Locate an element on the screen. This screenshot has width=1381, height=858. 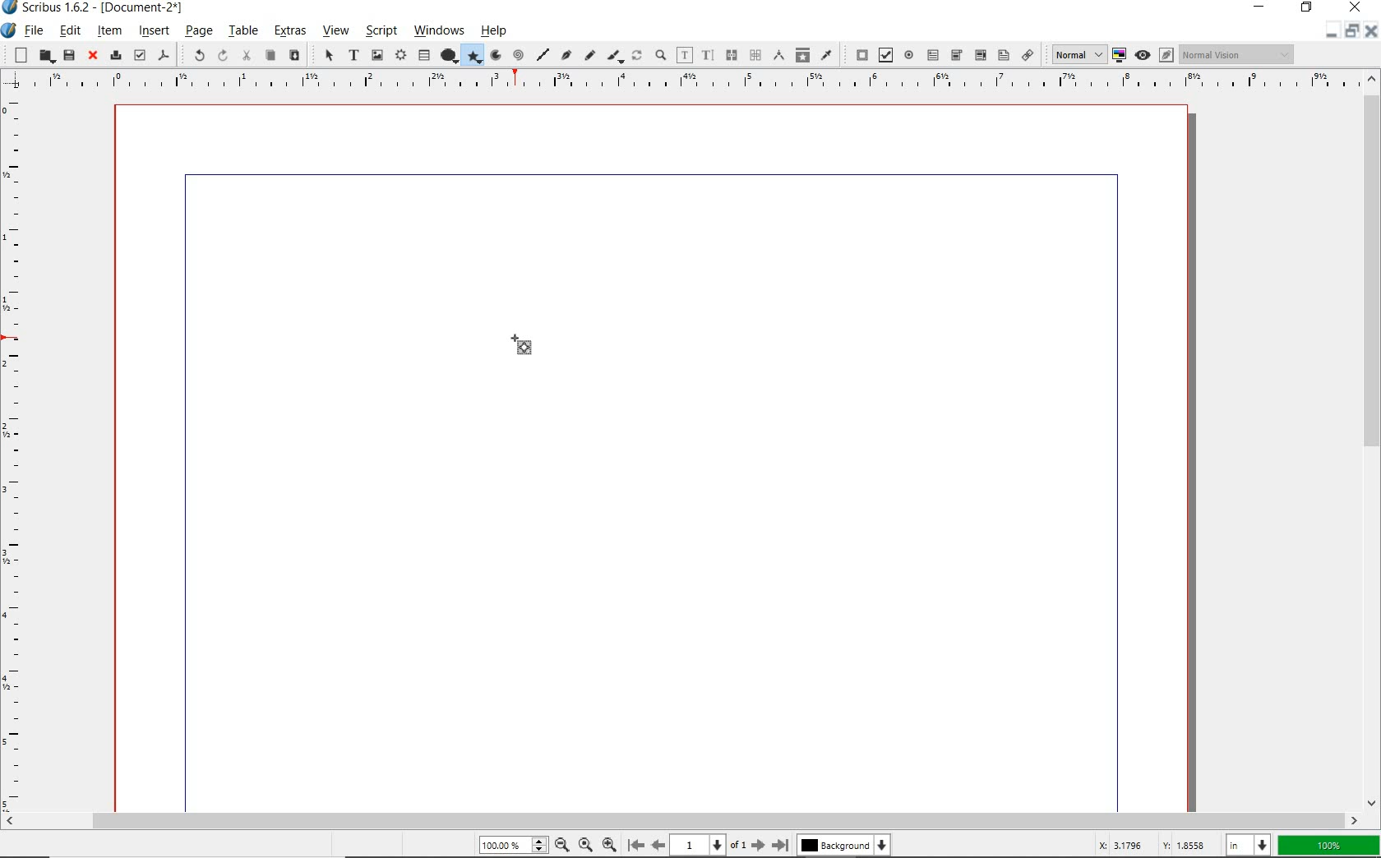
v 1.8558 is located at coordinates (1185, 842).